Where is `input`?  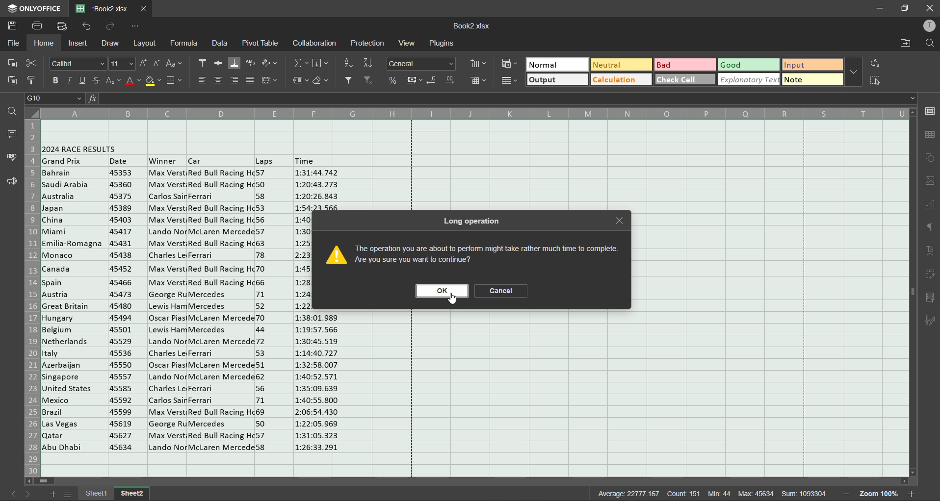
input is located at coordinates (811, 66).